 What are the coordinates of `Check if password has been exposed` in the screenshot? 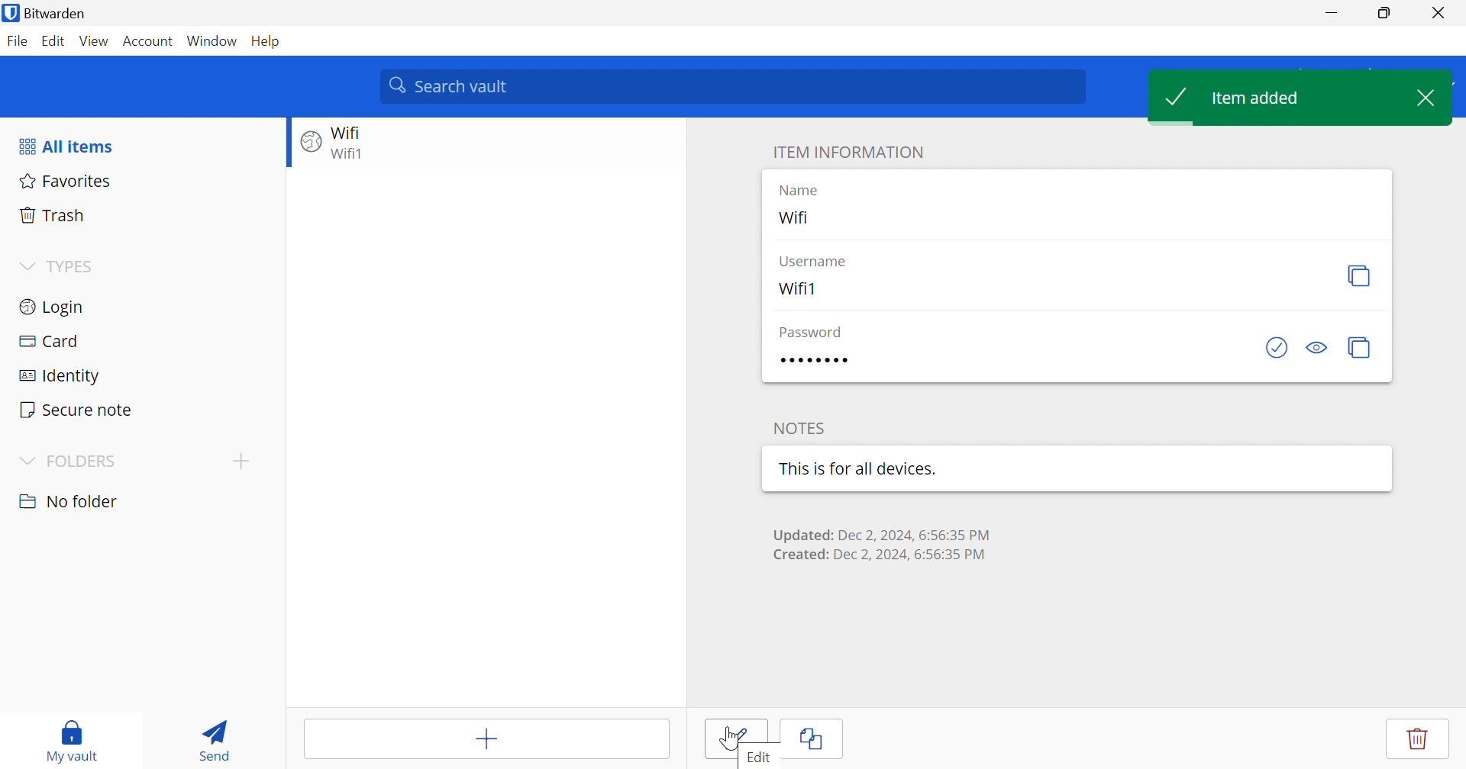 It's located at (1277, 348).